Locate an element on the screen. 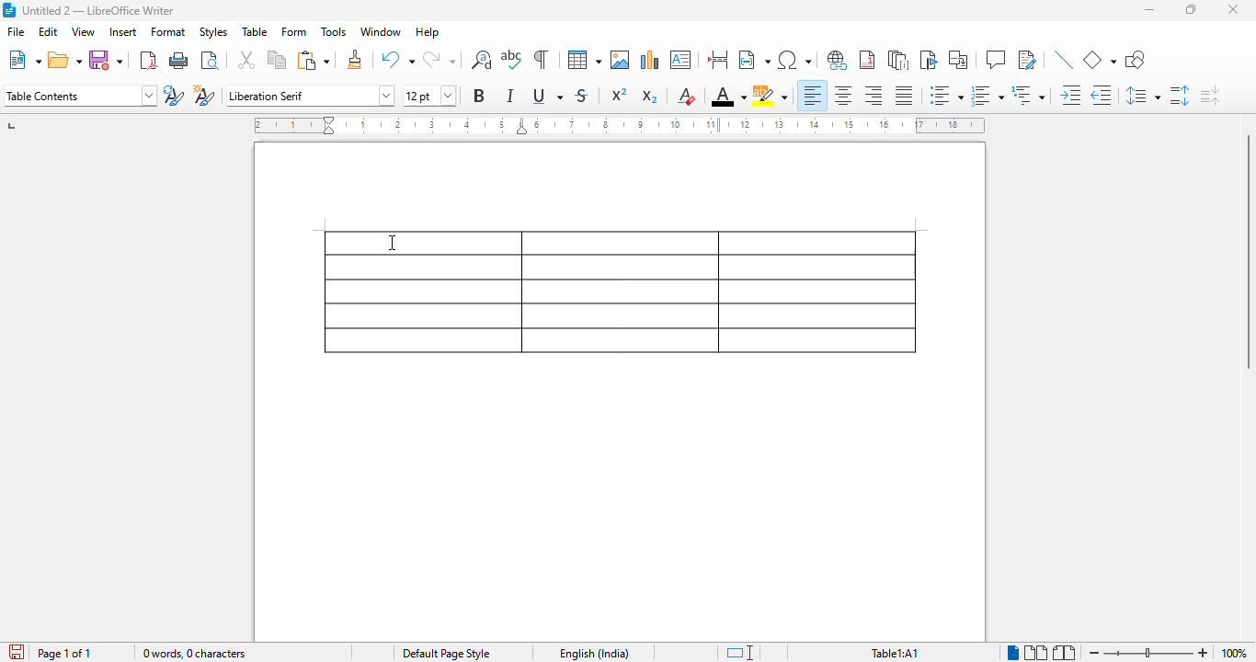  zoom factor is located at coordinates (1234, 653).